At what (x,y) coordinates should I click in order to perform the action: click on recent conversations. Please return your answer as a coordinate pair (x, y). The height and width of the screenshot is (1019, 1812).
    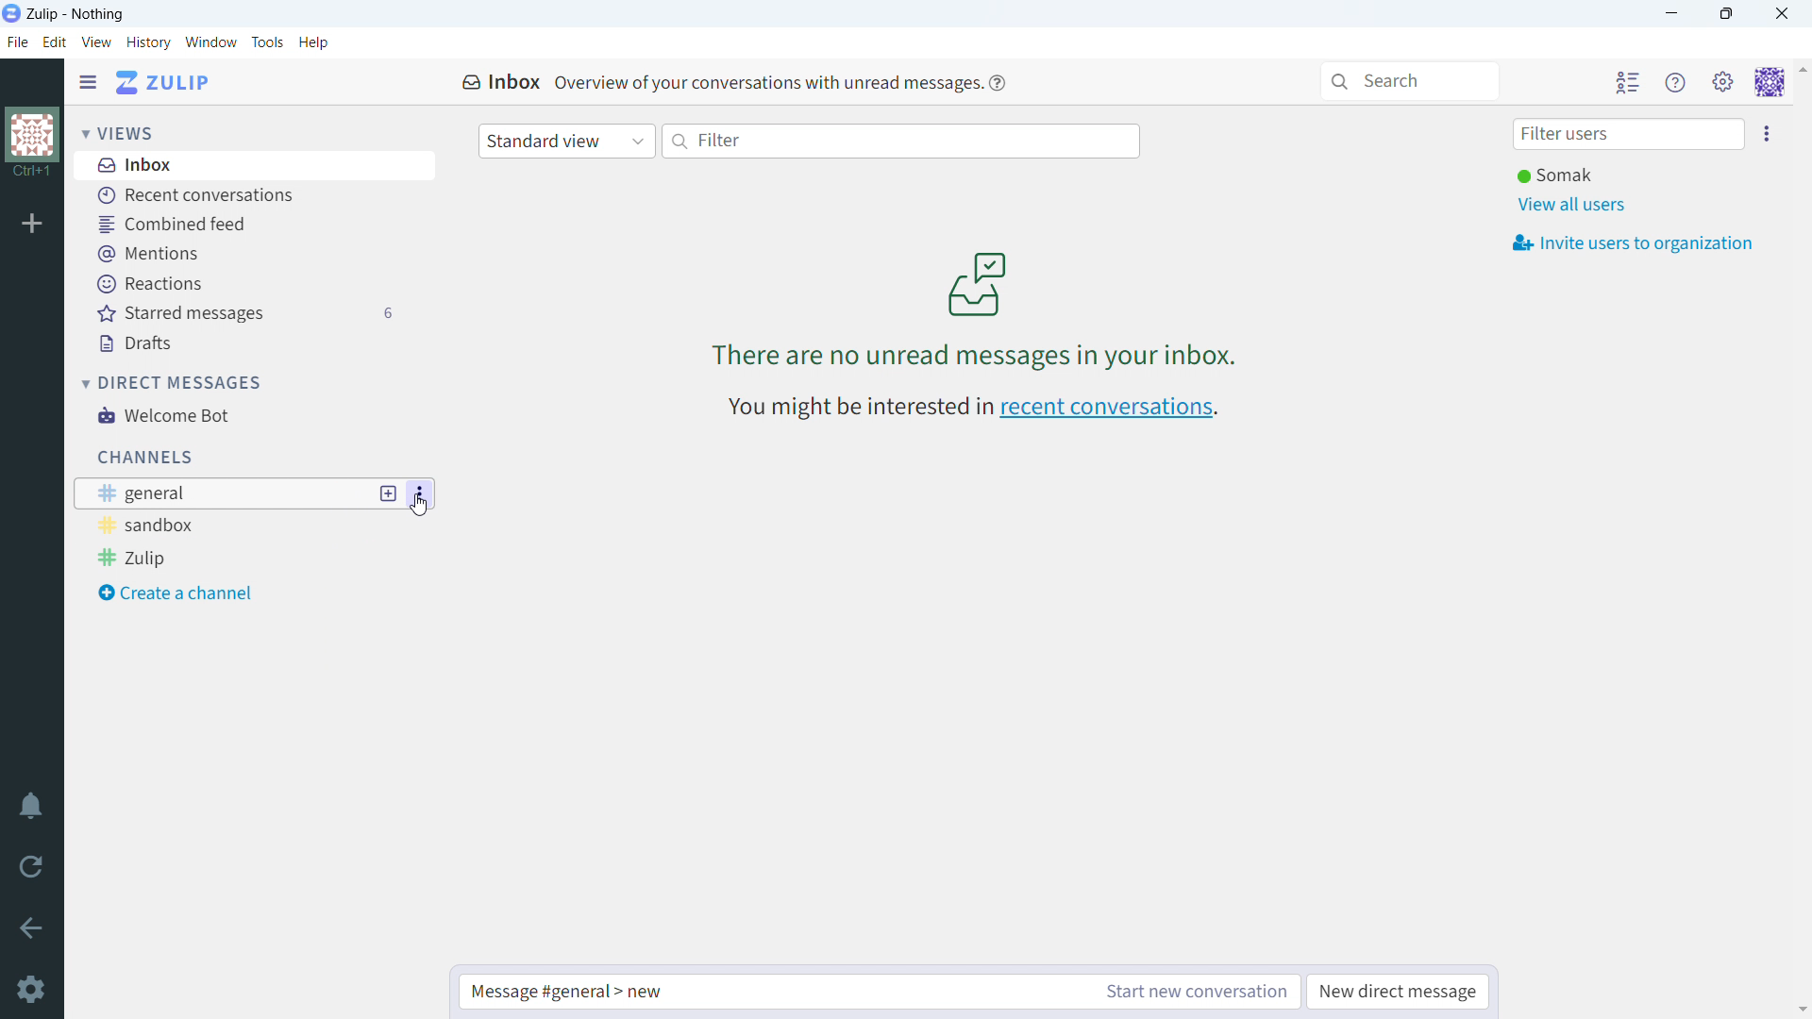
    Looking at the image, I should click on (1110, 409).